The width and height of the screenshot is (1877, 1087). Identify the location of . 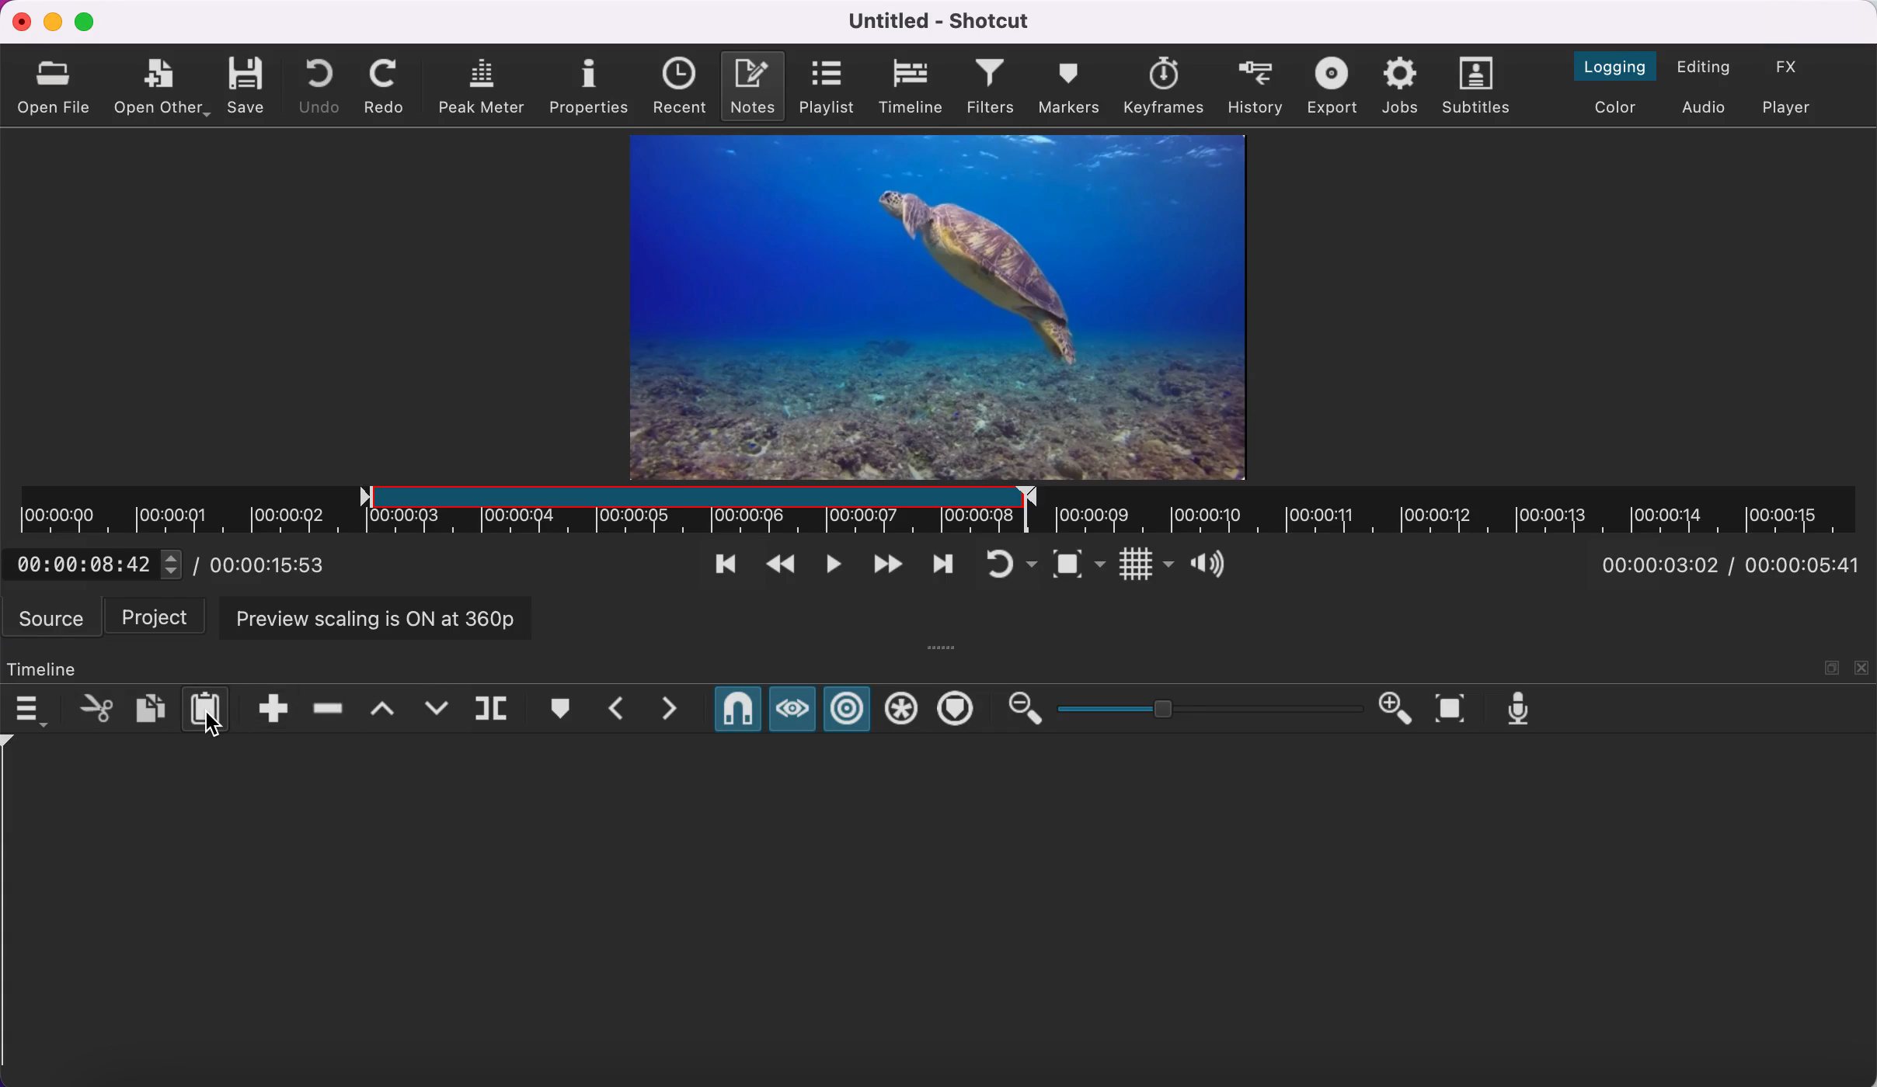
(1076, 564).